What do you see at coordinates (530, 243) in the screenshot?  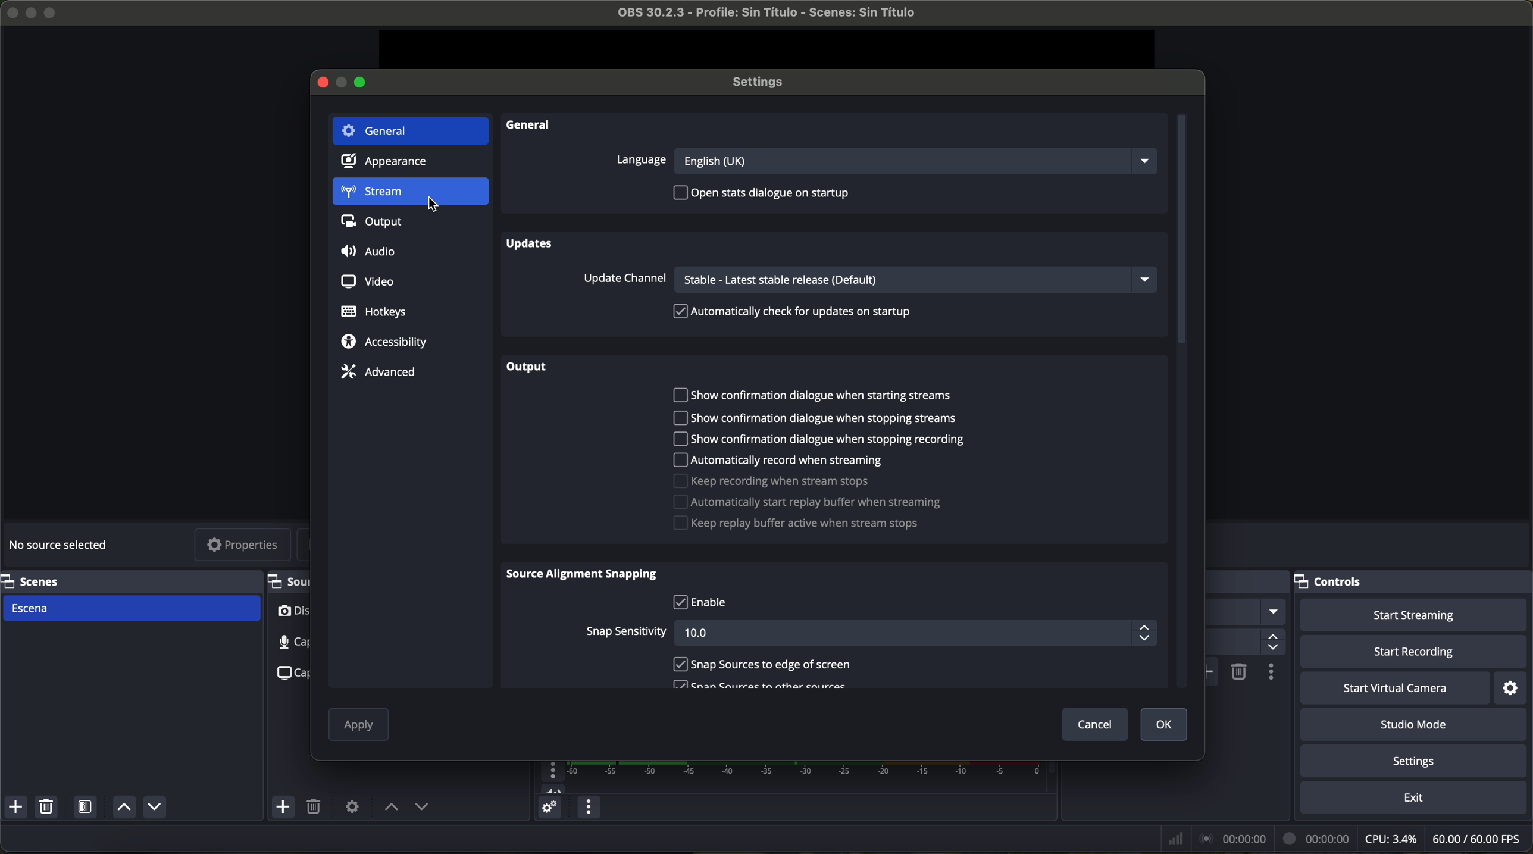 I see `updates` at bounding box center [530, 243].